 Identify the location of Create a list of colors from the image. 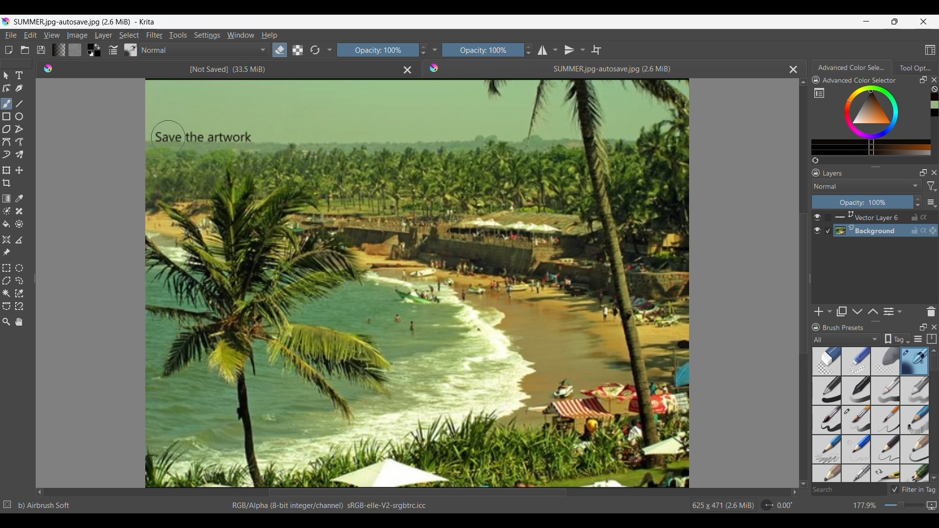
(815, 160).